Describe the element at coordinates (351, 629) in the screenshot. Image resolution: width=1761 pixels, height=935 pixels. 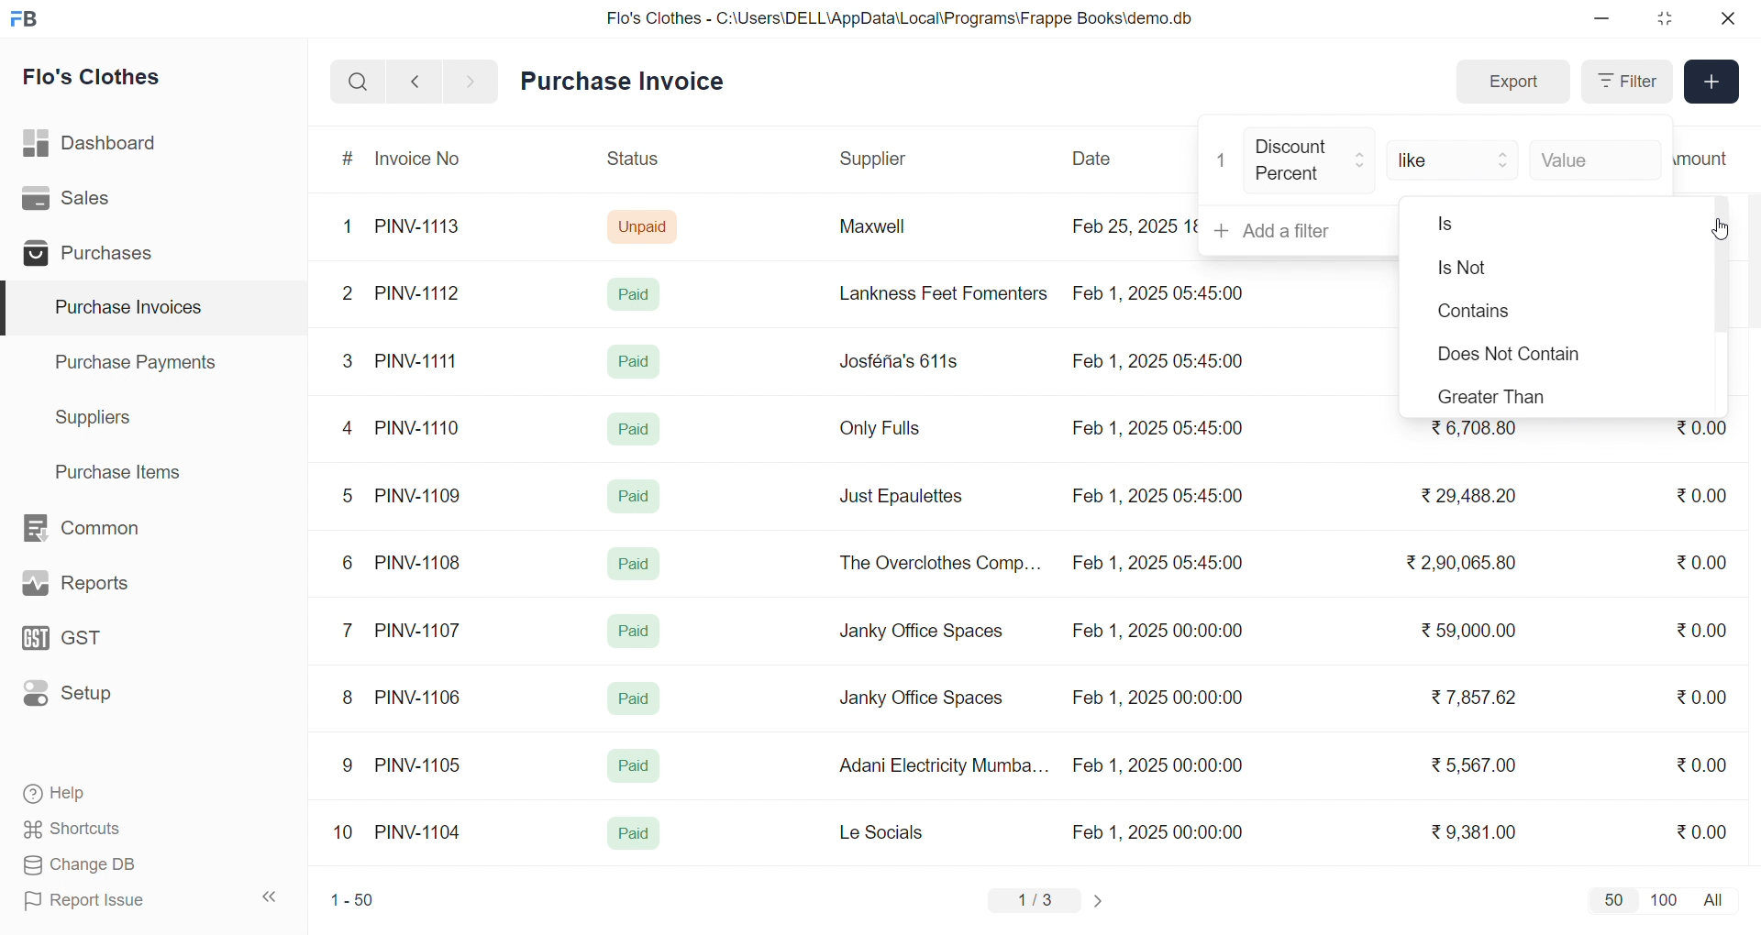
I see `7` at that location.